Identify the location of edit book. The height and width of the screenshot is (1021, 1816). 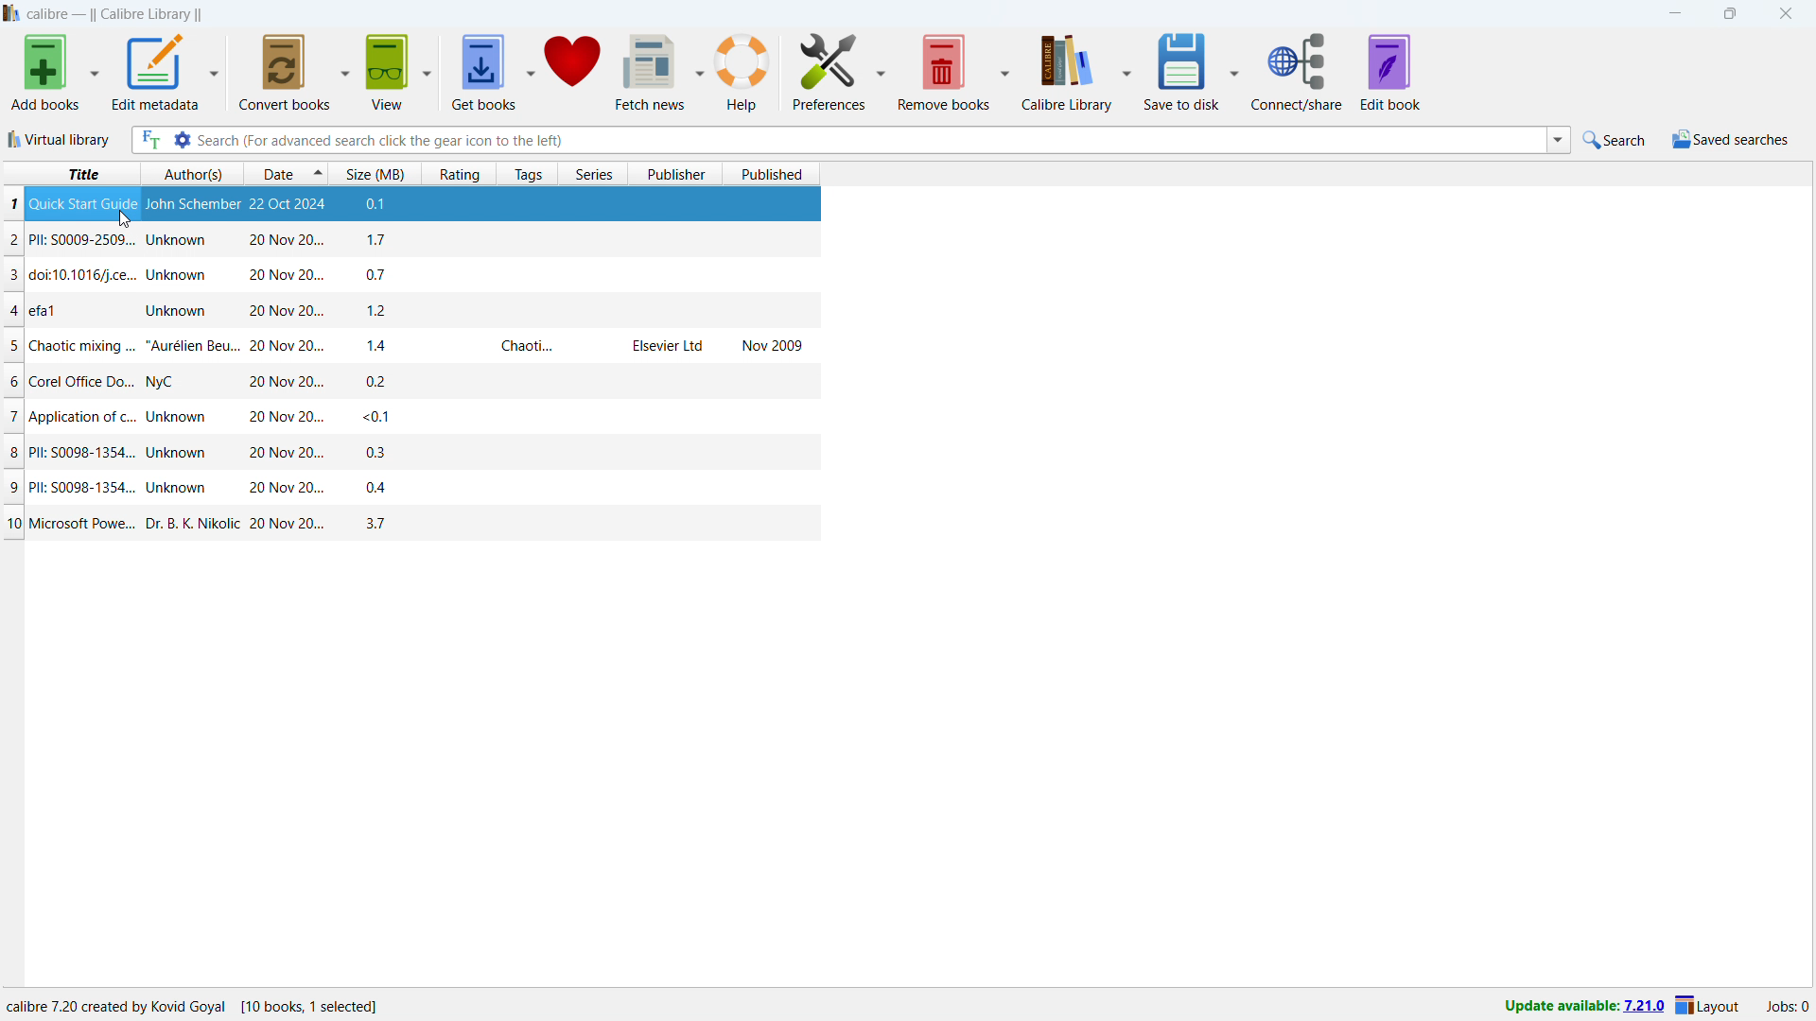
(1390, 71).